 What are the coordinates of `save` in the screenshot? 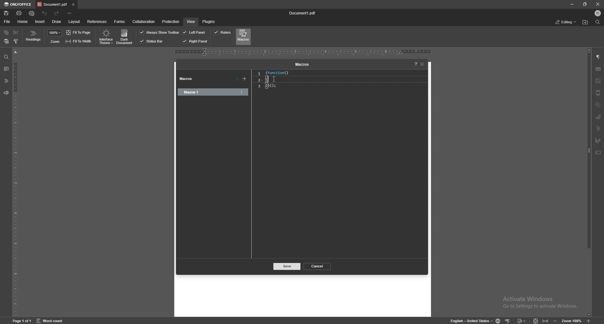 It's located at (287, 267).